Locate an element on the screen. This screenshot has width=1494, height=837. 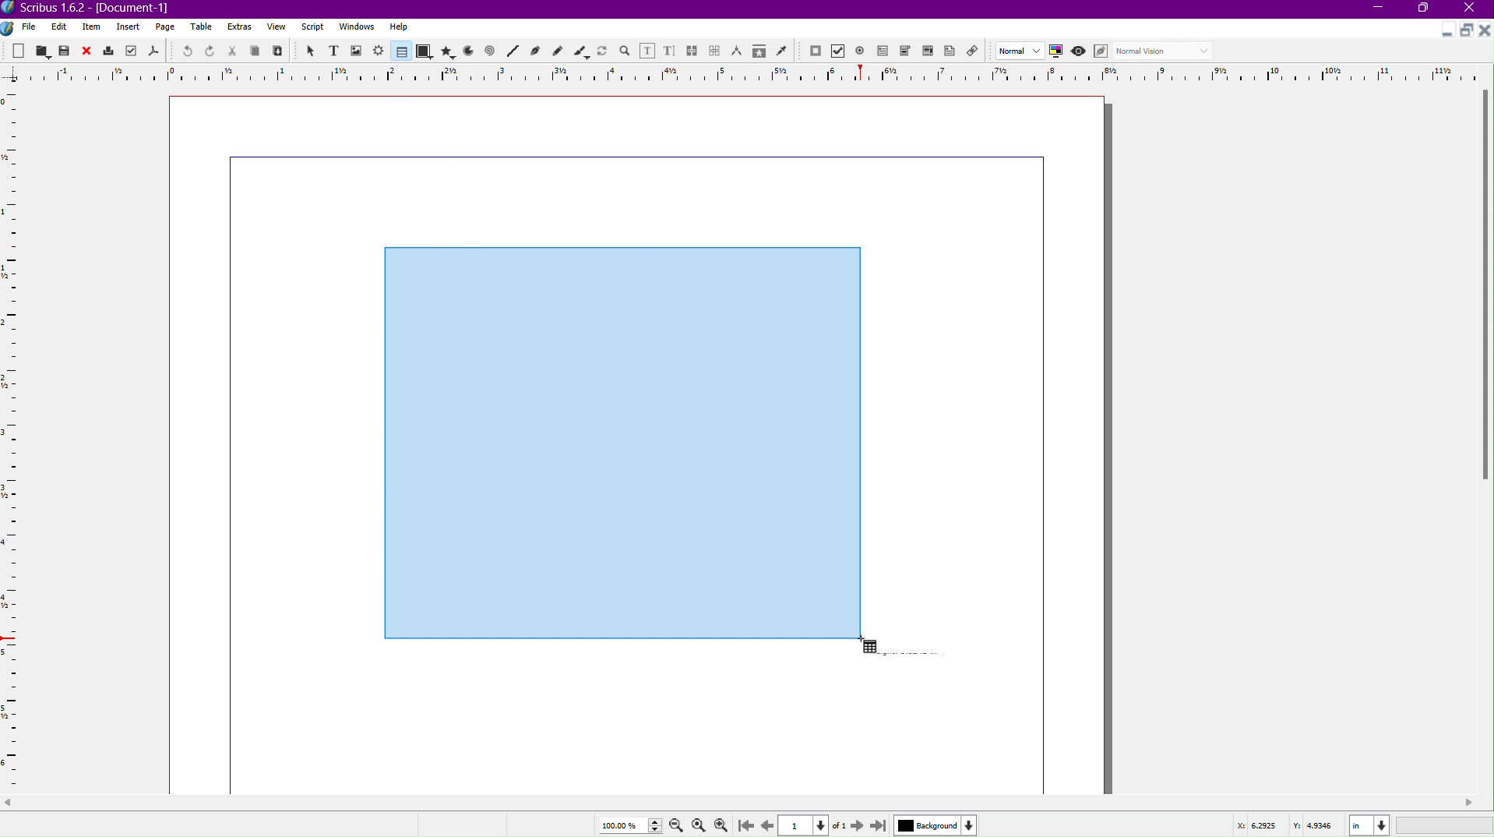
Help is located at coordinates (399, 26).